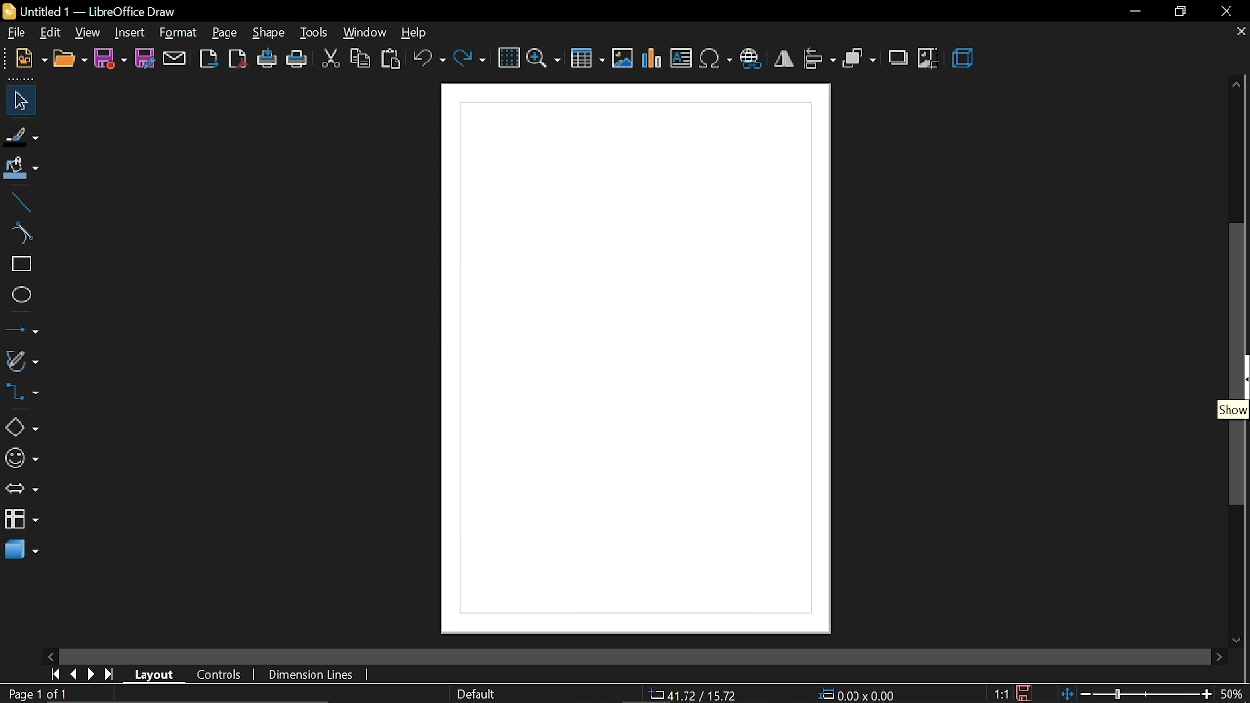  Describe the element at coordinates (928, 59) in the screenshot. I see `crop` at that location.